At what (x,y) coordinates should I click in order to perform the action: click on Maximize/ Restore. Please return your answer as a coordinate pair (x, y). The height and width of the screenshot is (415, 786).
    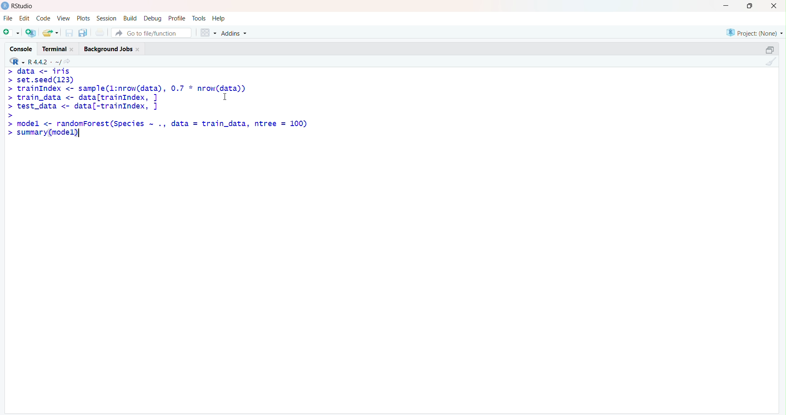
    Looking at the image, I should click on (768, 49).